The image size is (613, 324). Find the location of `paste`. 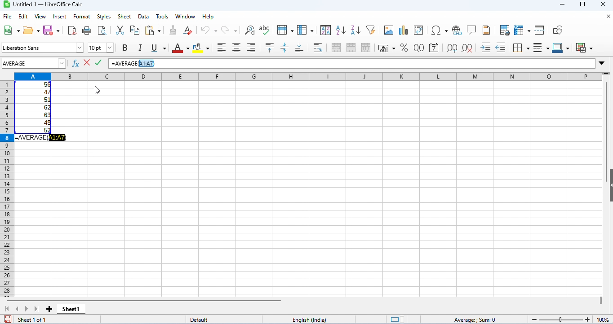

paste is located at coordinates (155, 31).